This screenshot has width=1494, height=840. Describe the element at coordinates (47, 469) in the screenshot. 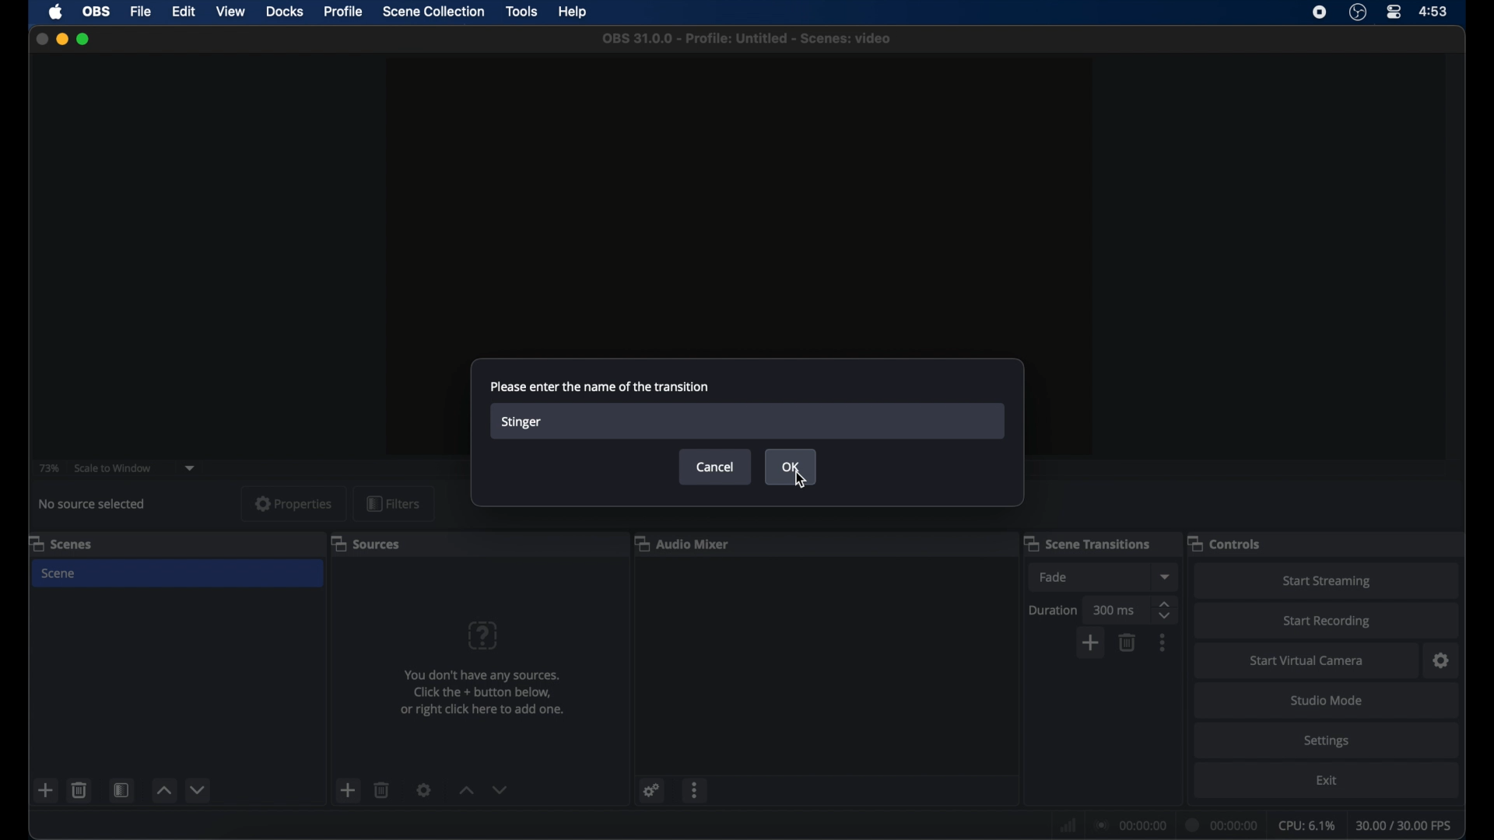

I see `73%` at that location.